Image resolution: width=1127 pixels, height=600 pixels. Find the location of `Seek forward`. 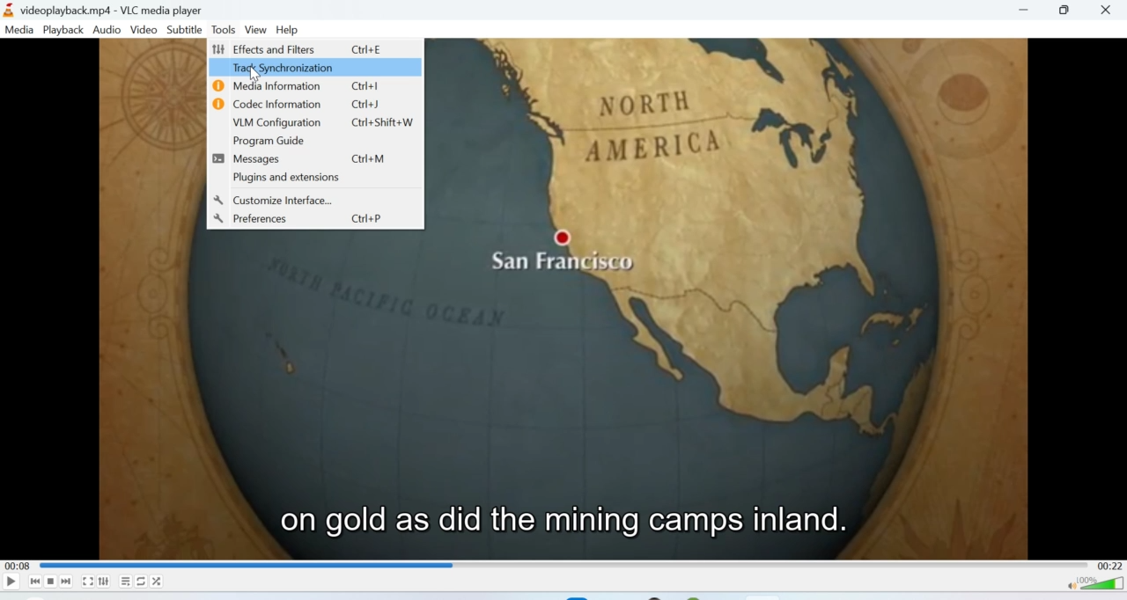

Seek forward is located at coordinates (67, 582).